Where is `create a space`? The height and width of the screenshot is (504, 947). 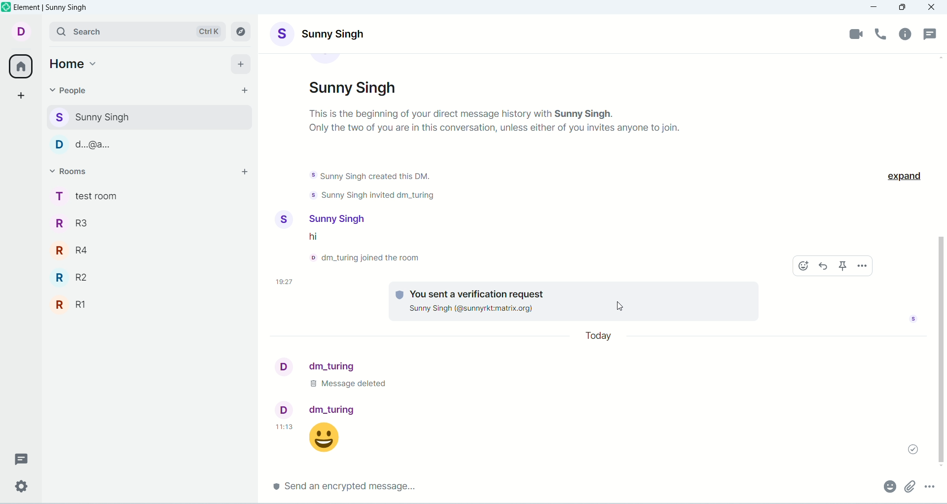 create a space is located at coordinates (22, 97).